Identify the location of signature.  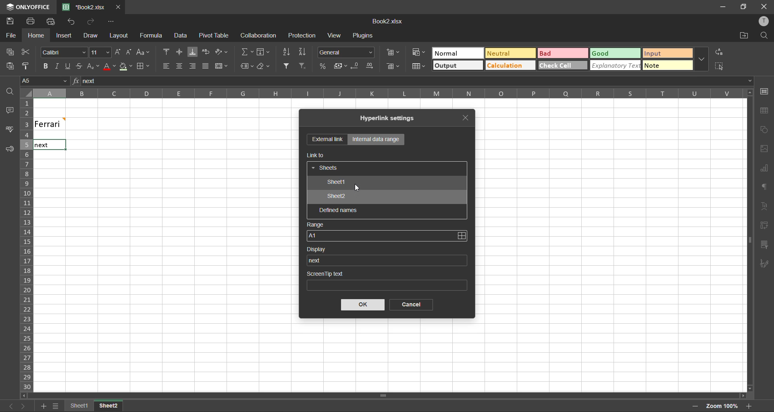
(763, 265).